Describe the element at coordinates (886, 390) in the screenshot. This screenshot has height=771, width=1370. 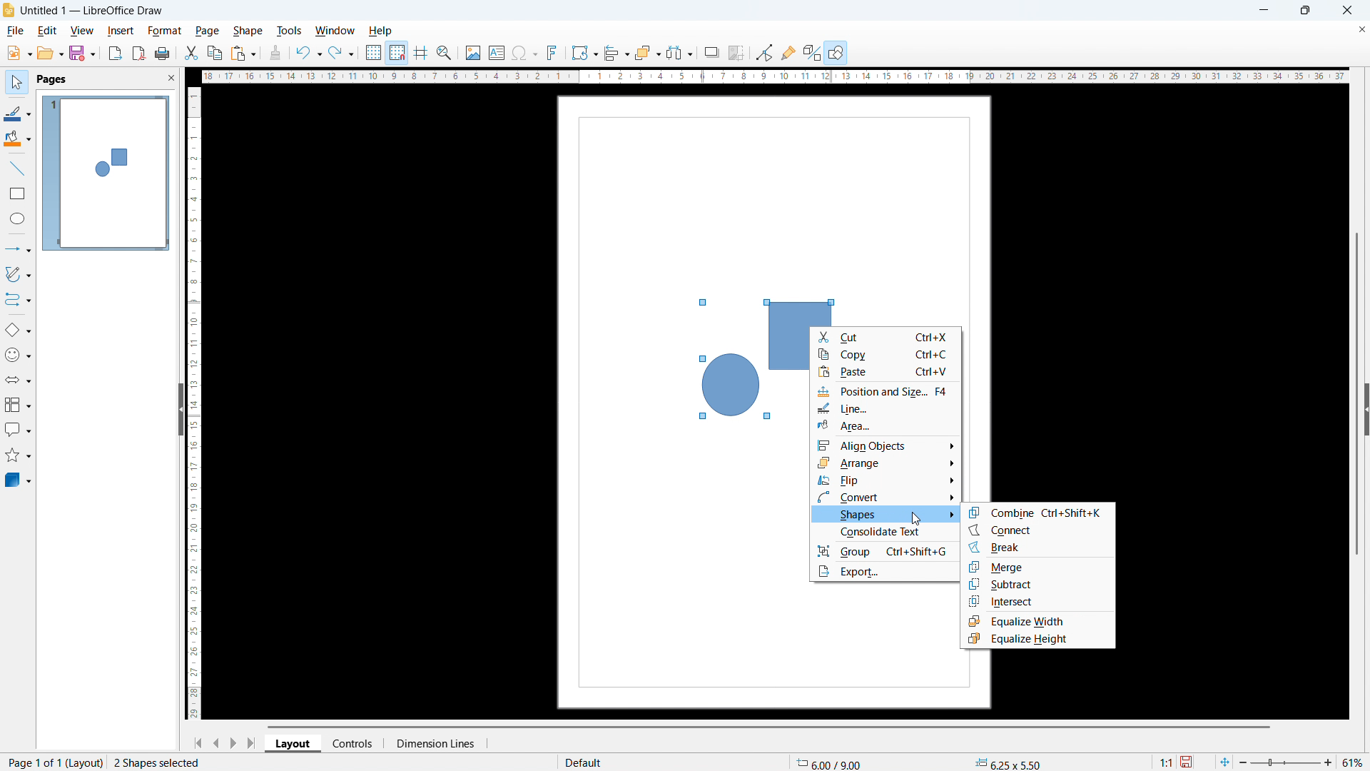
I see `position and size` at that location.